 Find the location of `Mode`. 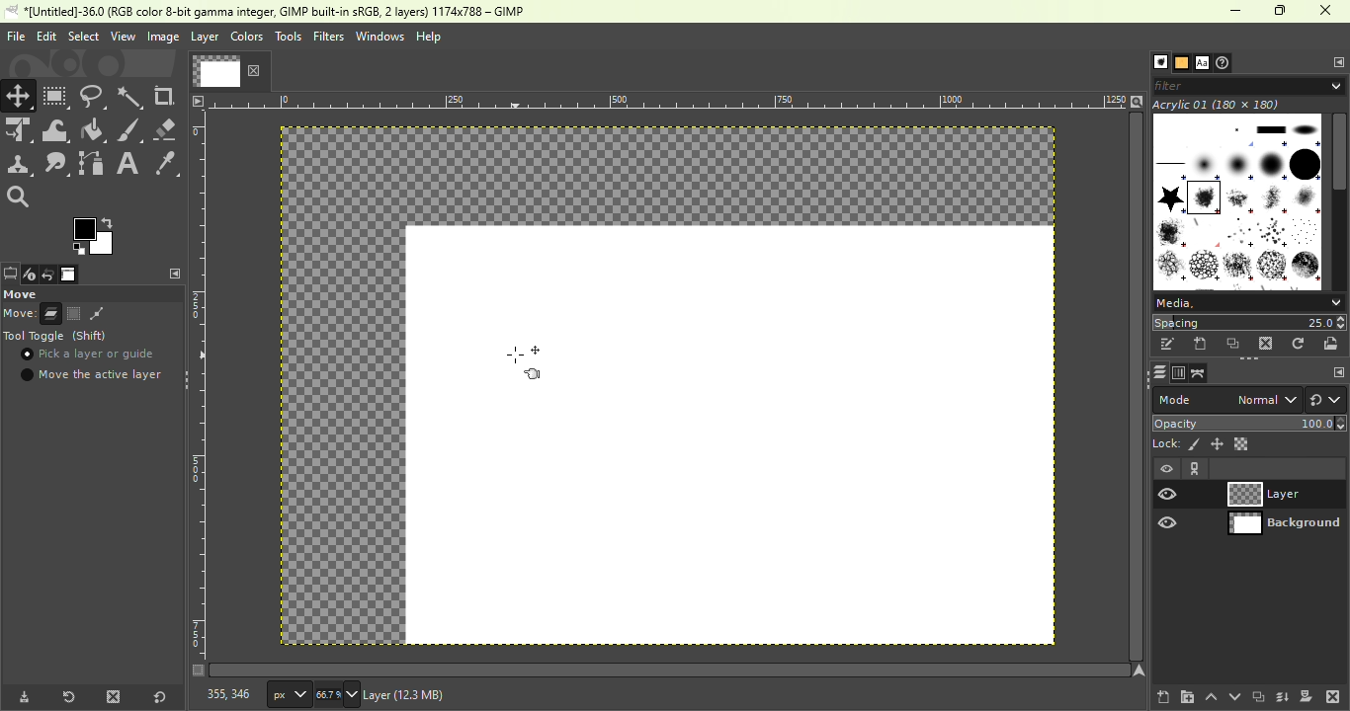

Mode is located at coordinates (1225, 400).